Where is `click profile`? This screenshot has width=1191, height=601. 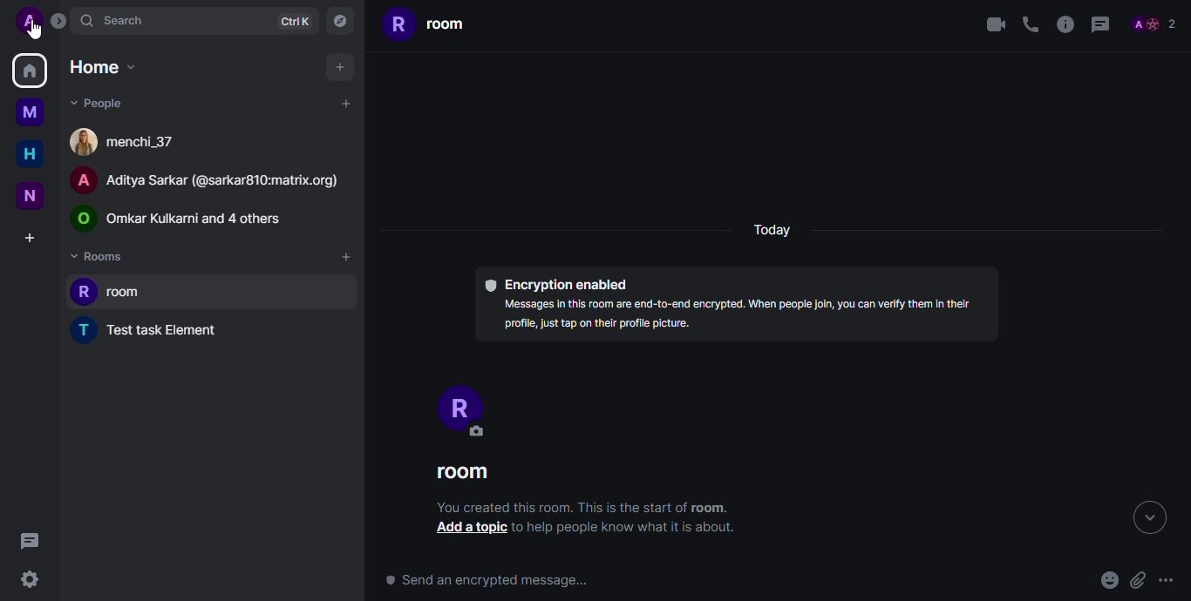
click profile is located at coordinates (31, 21).